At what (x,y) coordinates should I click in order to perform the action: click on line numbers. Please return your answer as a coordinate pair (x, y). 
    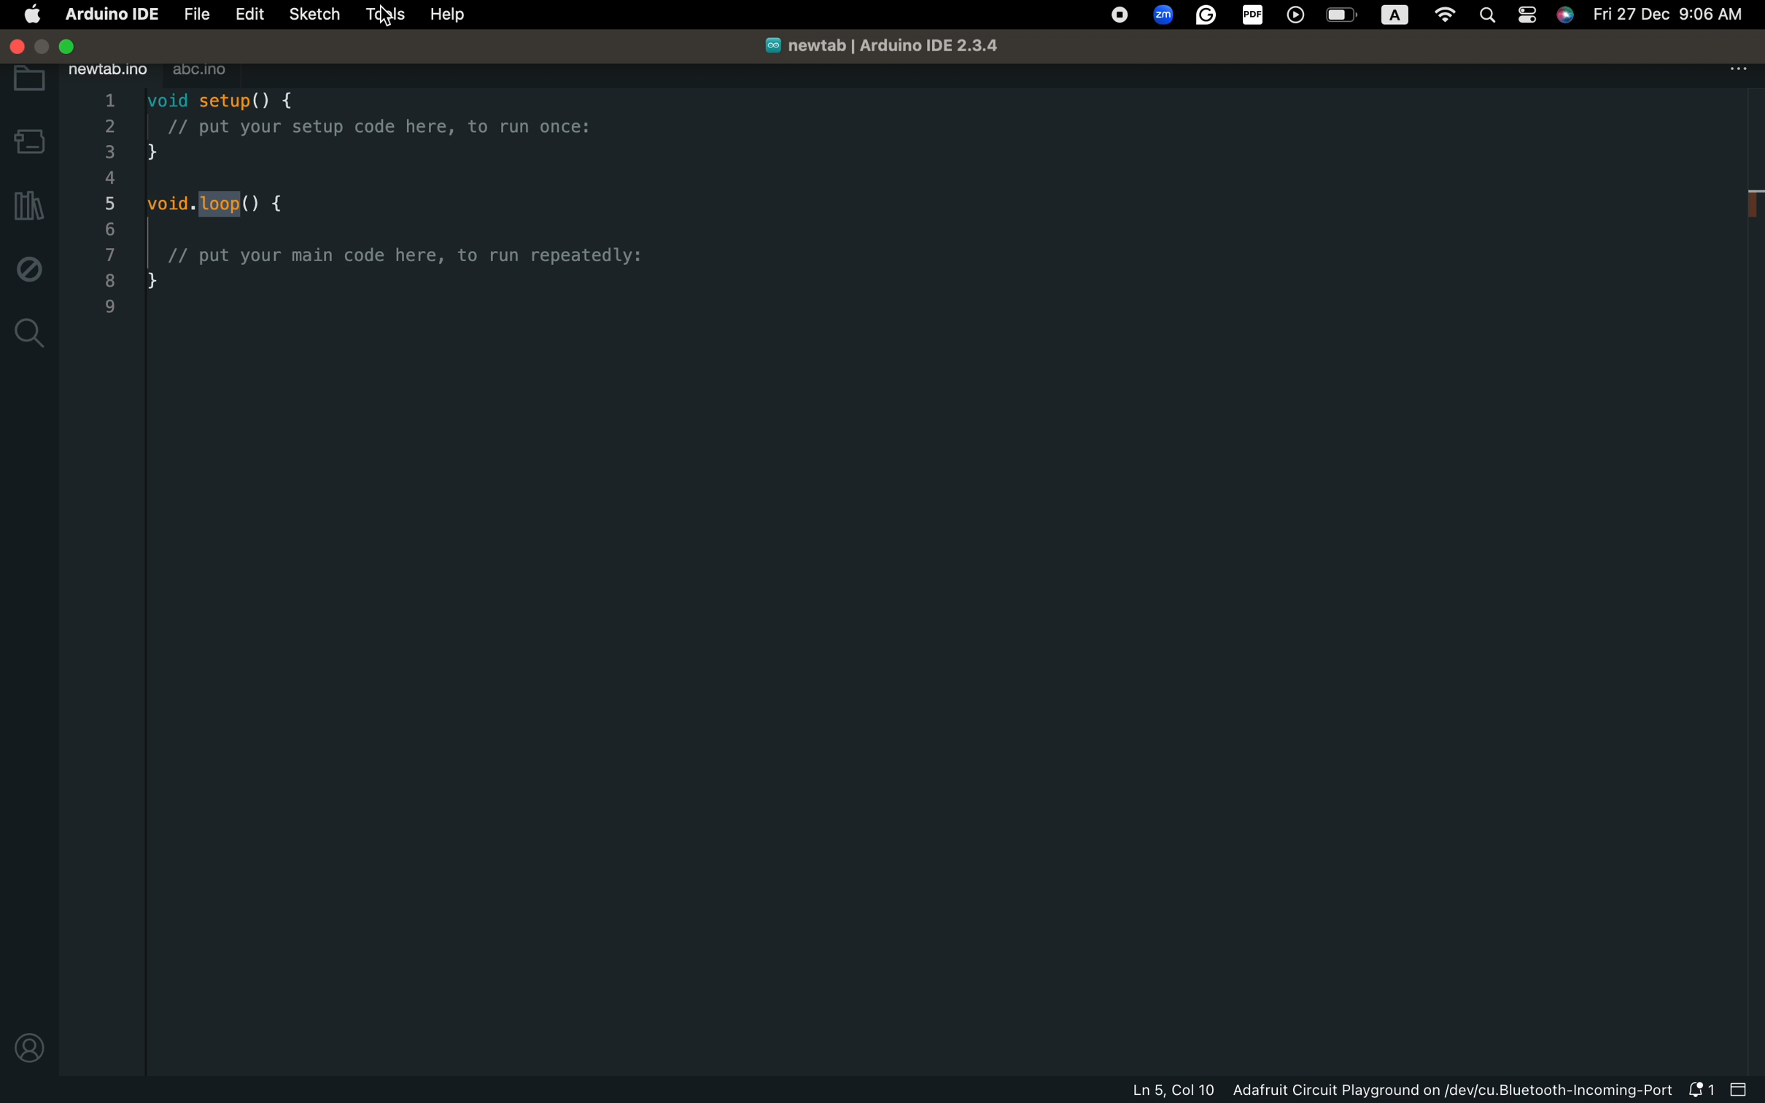
    Looking at the image, I should click on (106, 206).